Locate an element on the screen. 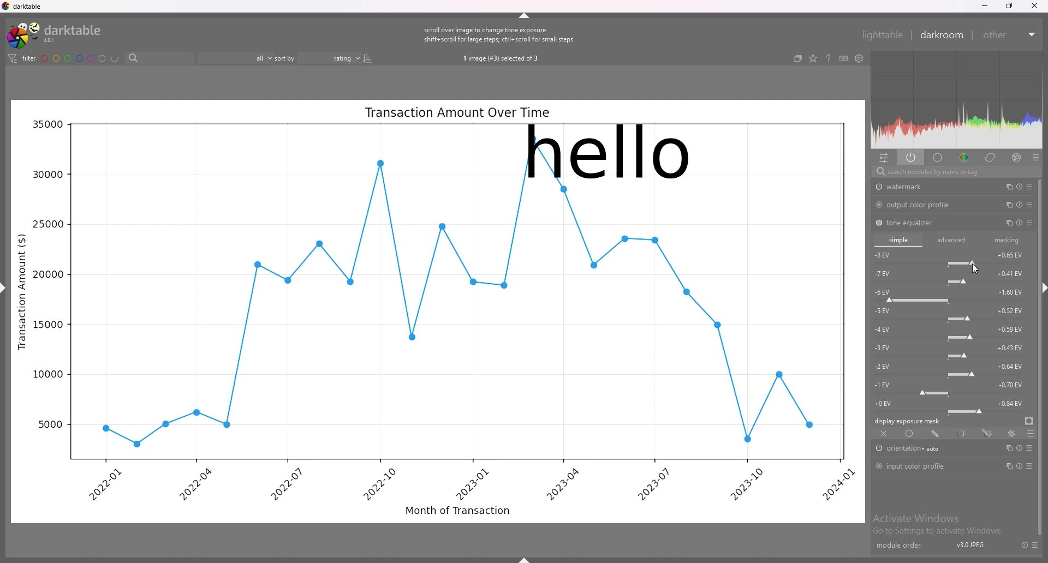 This screenshot has width=1048, height=563. -7 EV force is located at coordinates (949, 276).